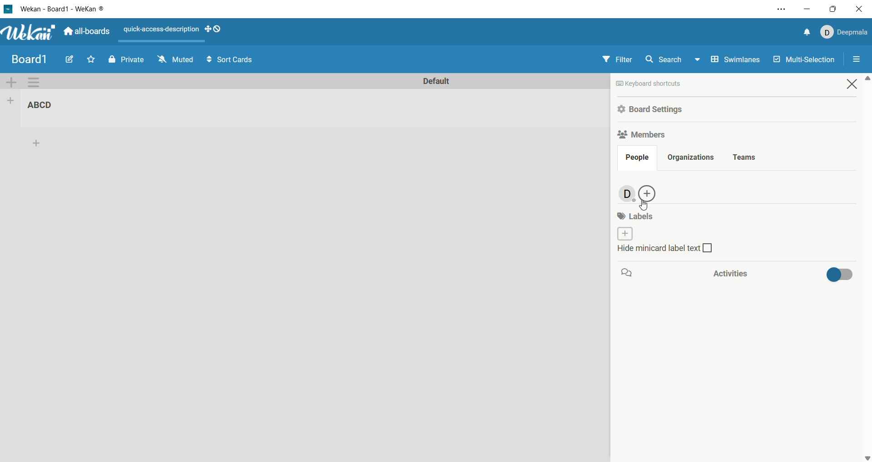 The width and height of the screenshot is (872, 462). Describe the element at coordinates (806, 8) in the screenshot. I see `minimize` at that location.